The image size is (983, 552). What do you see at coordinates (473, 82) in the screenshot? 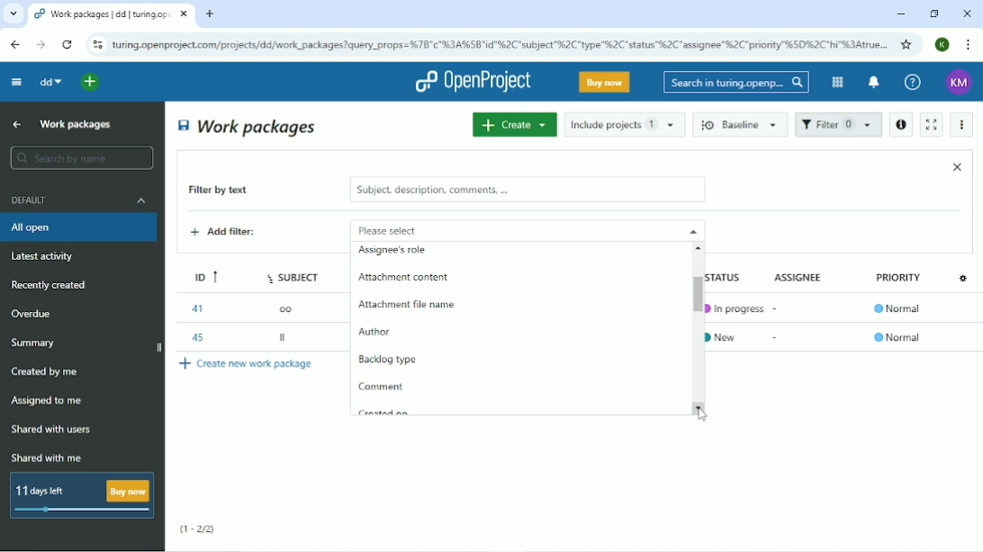
I see `OpenProject` at bounding box center [473, 82].